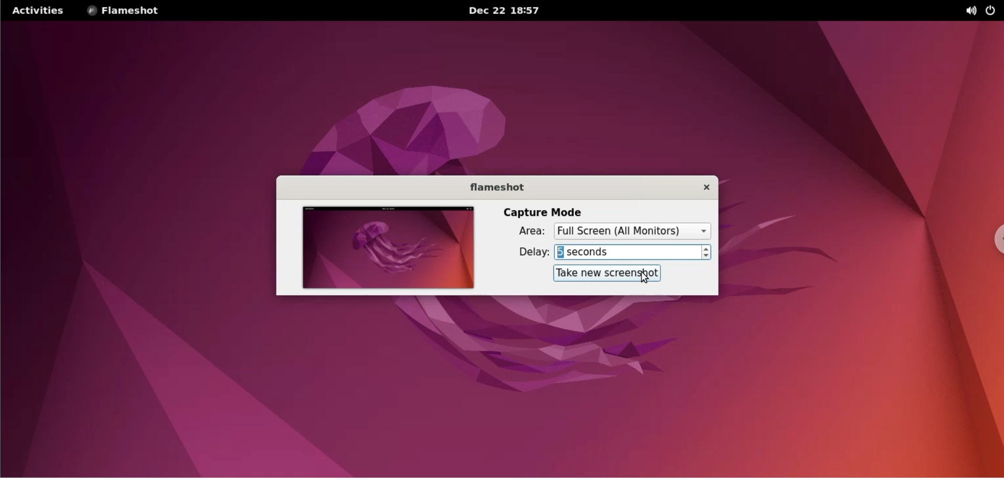  I want to click on delay:, so click(525, 252).